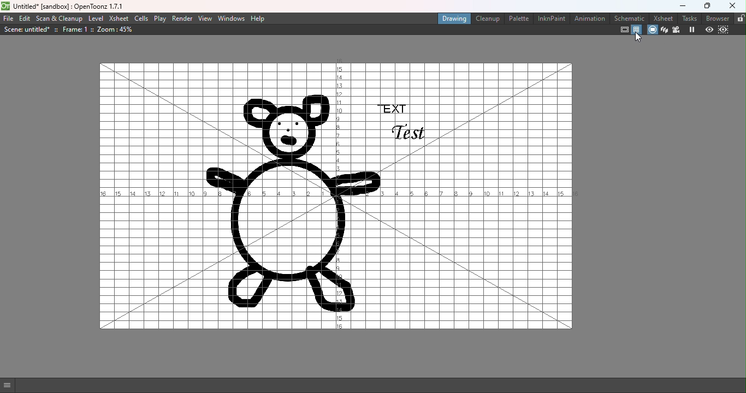 This screenshot has width=746, height=393. I want to click on Level, so click(96, 20).